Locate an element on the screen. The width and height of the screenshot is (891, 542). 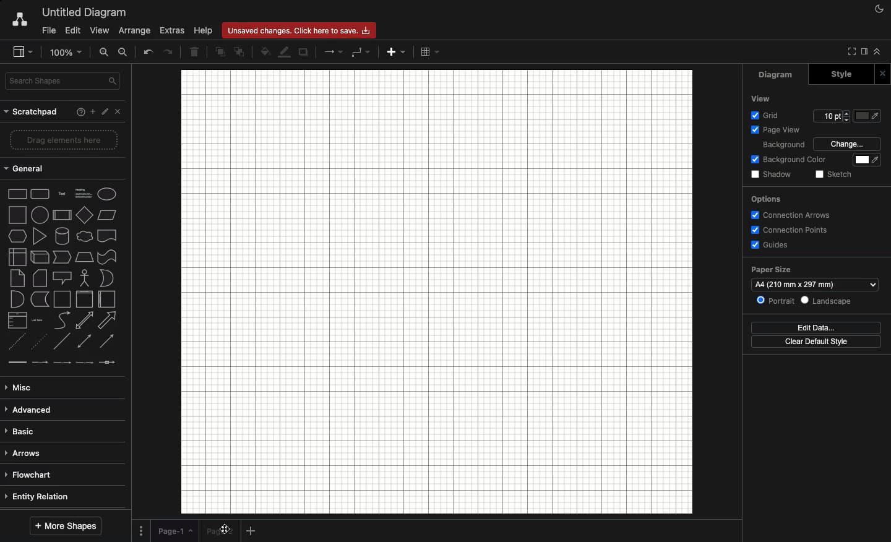
Background color is located at coordinates (790, 159).